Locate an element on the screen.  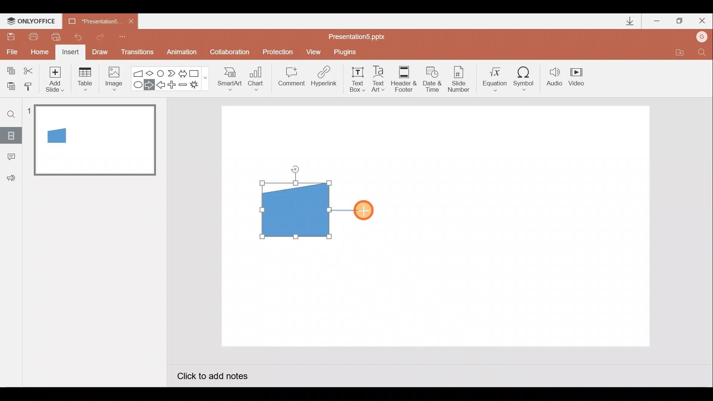
Quick print is located at coordinates (59, 35).